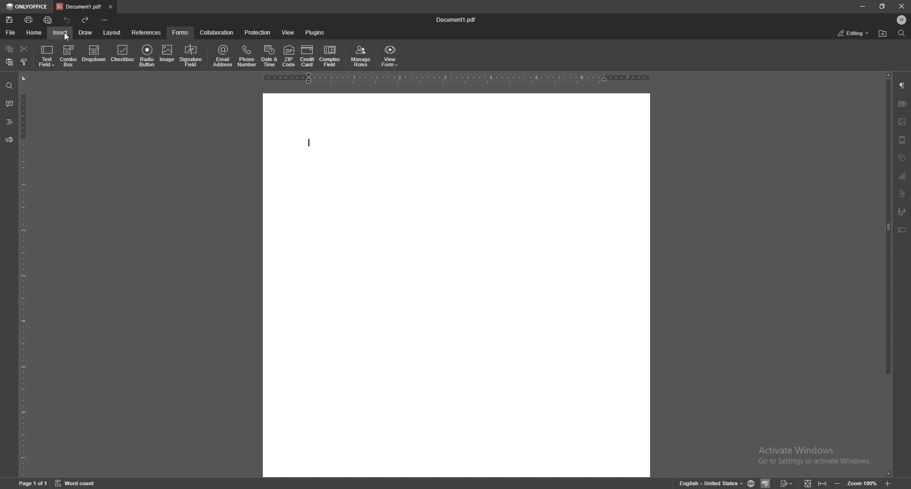 The width and height of the screenshot is (911, 489). Describe the element at coordinates (901, 6) in the screenshot. I see `close` at that location.